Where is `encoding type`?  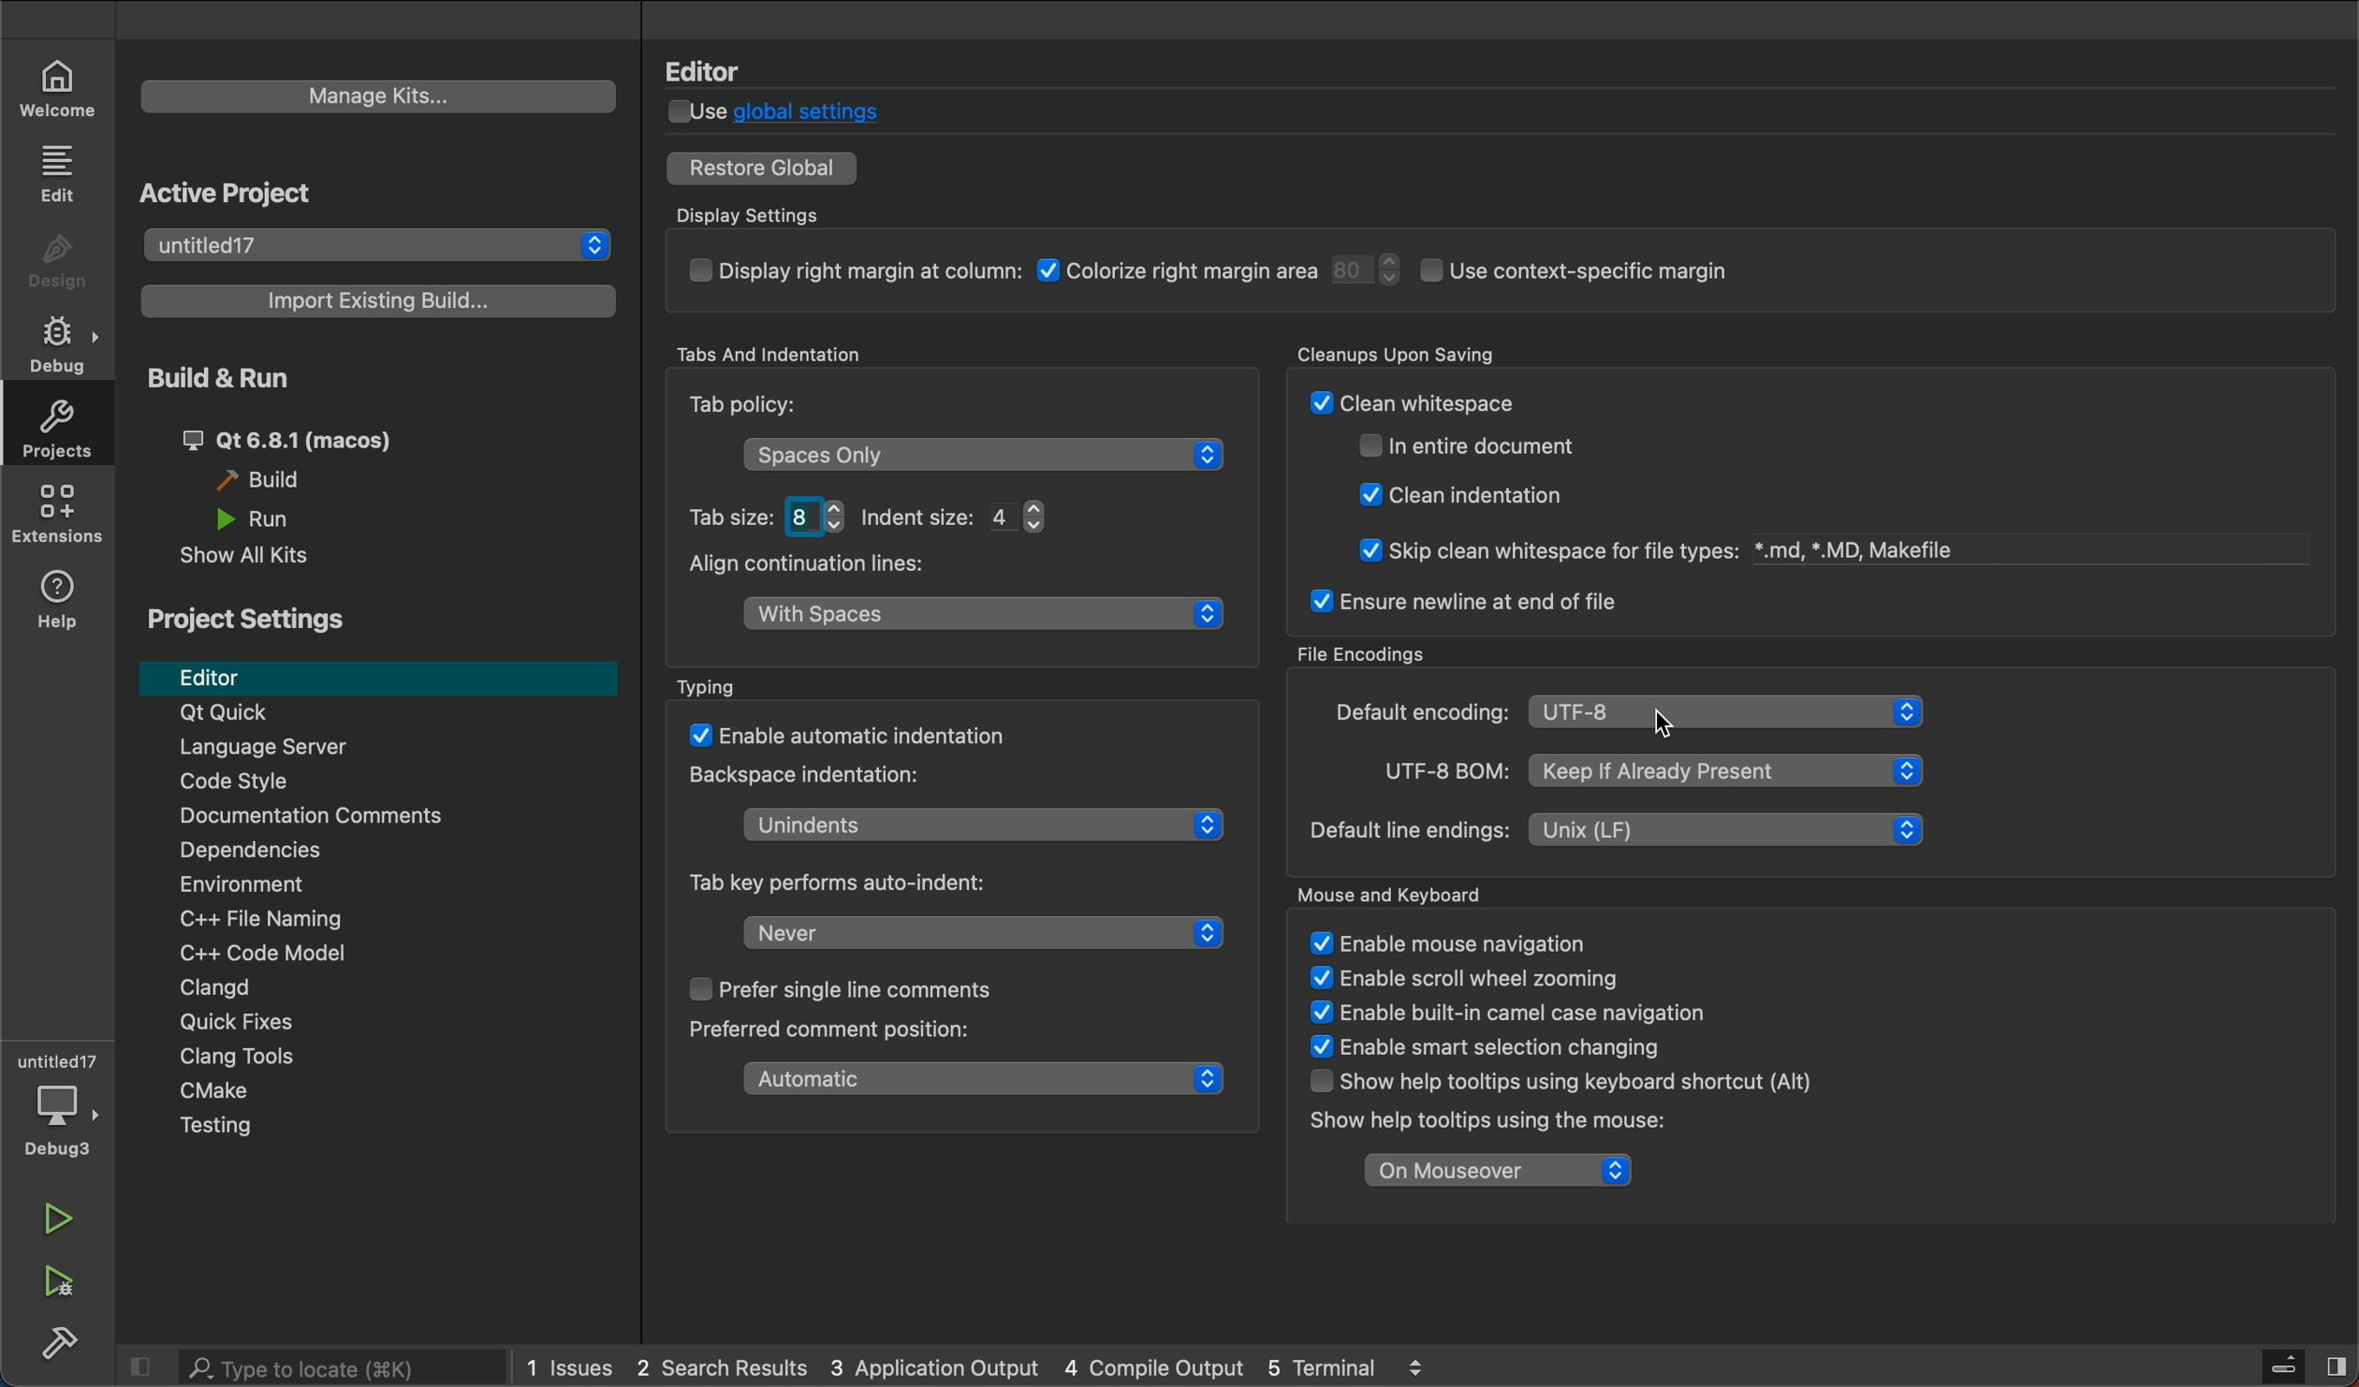 encoding type is located at coordinates (1615, 710).